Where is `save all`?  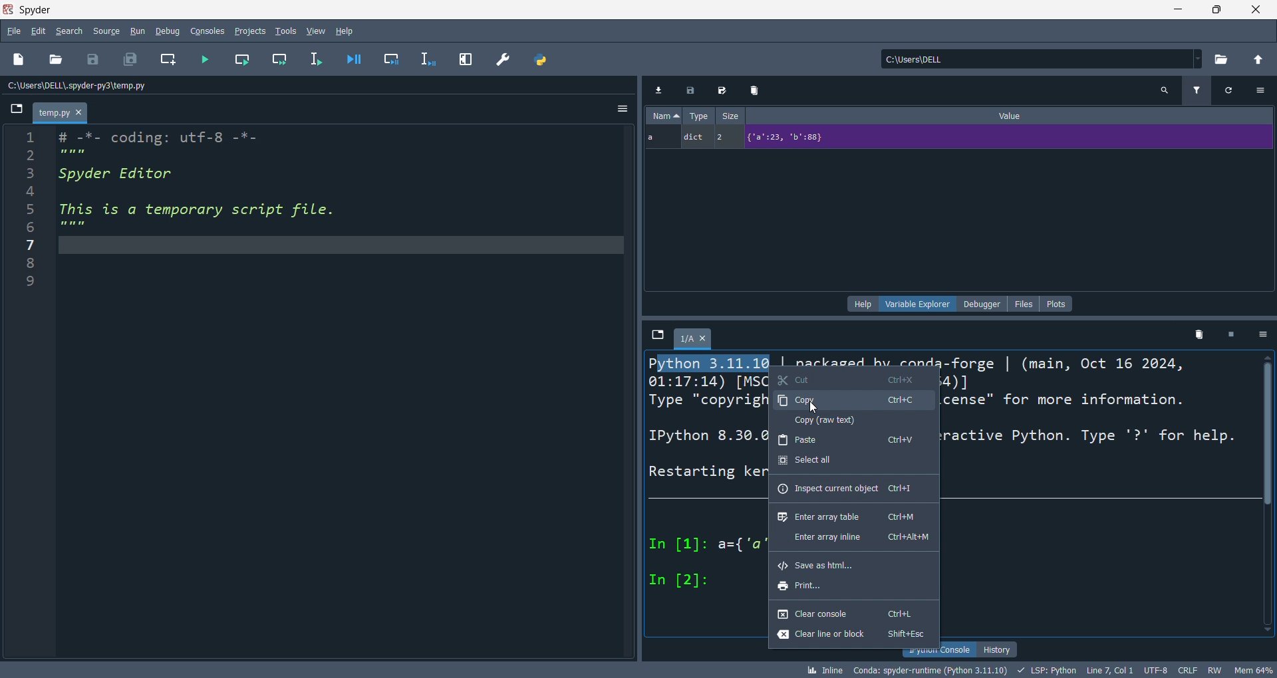 save all is located at coordinates (130, 58).